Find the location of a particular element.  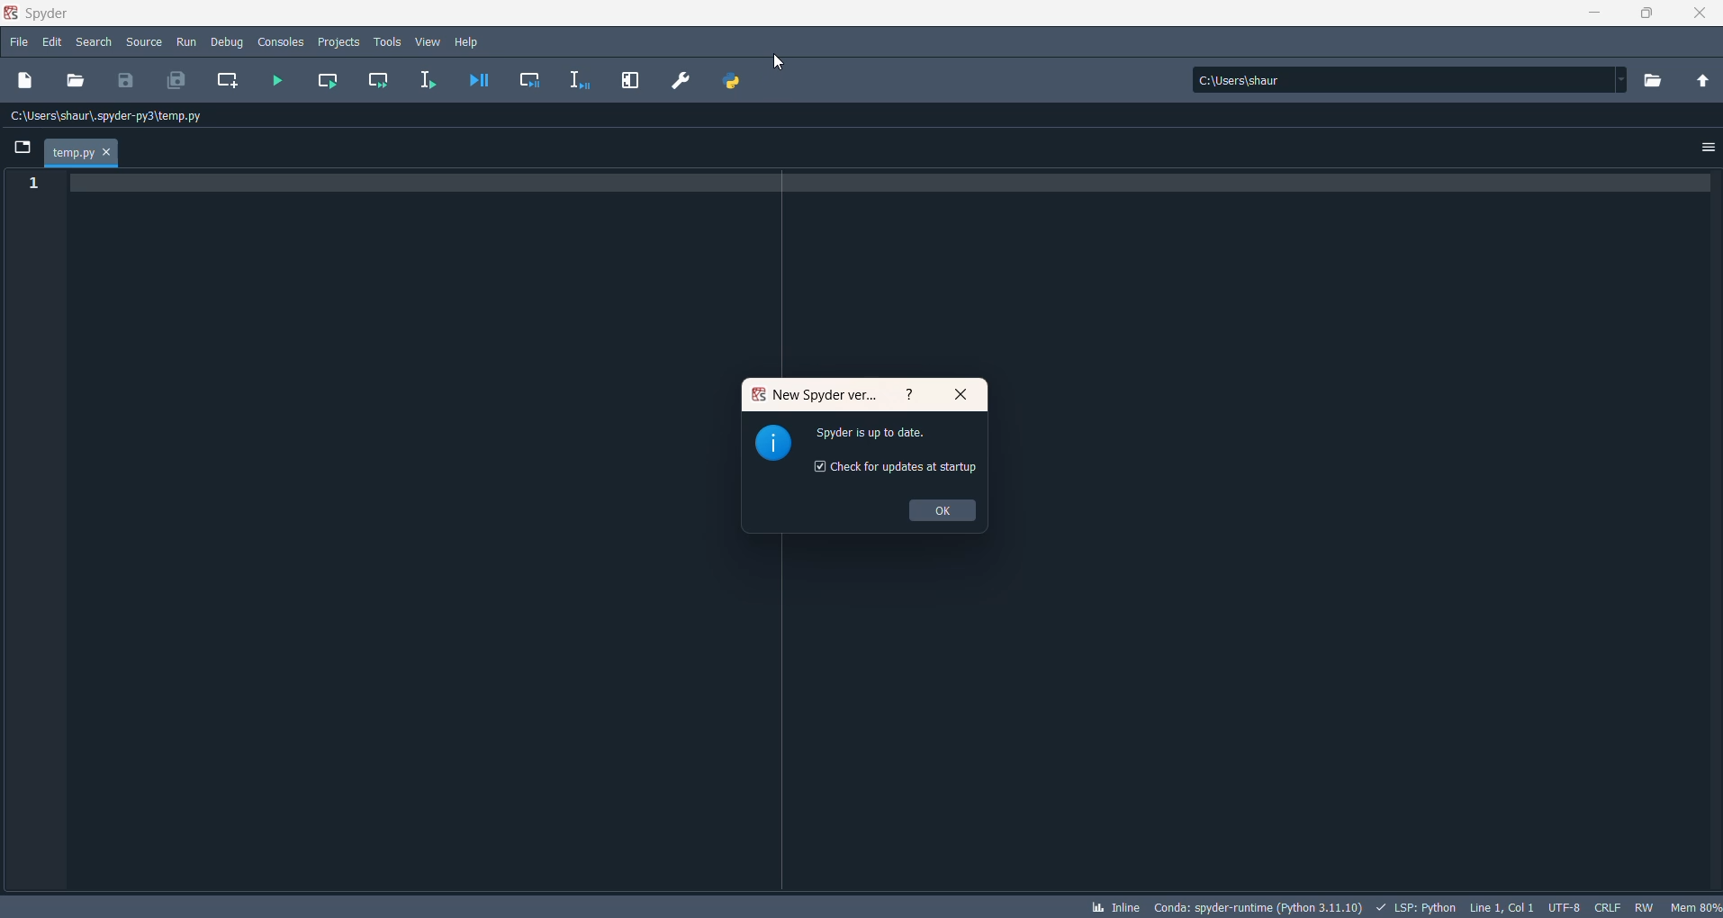

save file is located at coordinates (124, 80).